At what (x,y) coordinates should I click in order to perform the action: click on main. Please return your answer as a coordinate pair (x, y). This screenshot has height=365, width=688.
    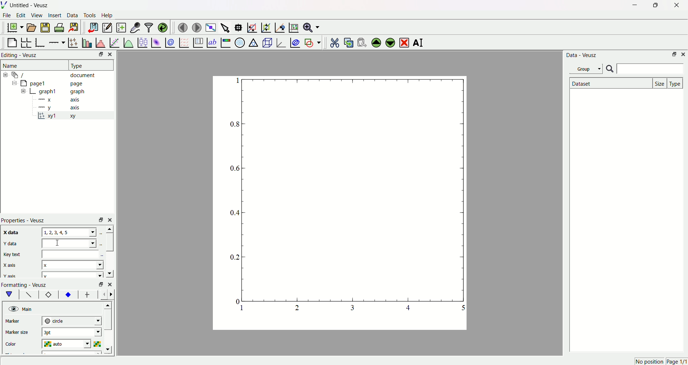
    Looking at the image, I should click on (11, 294).